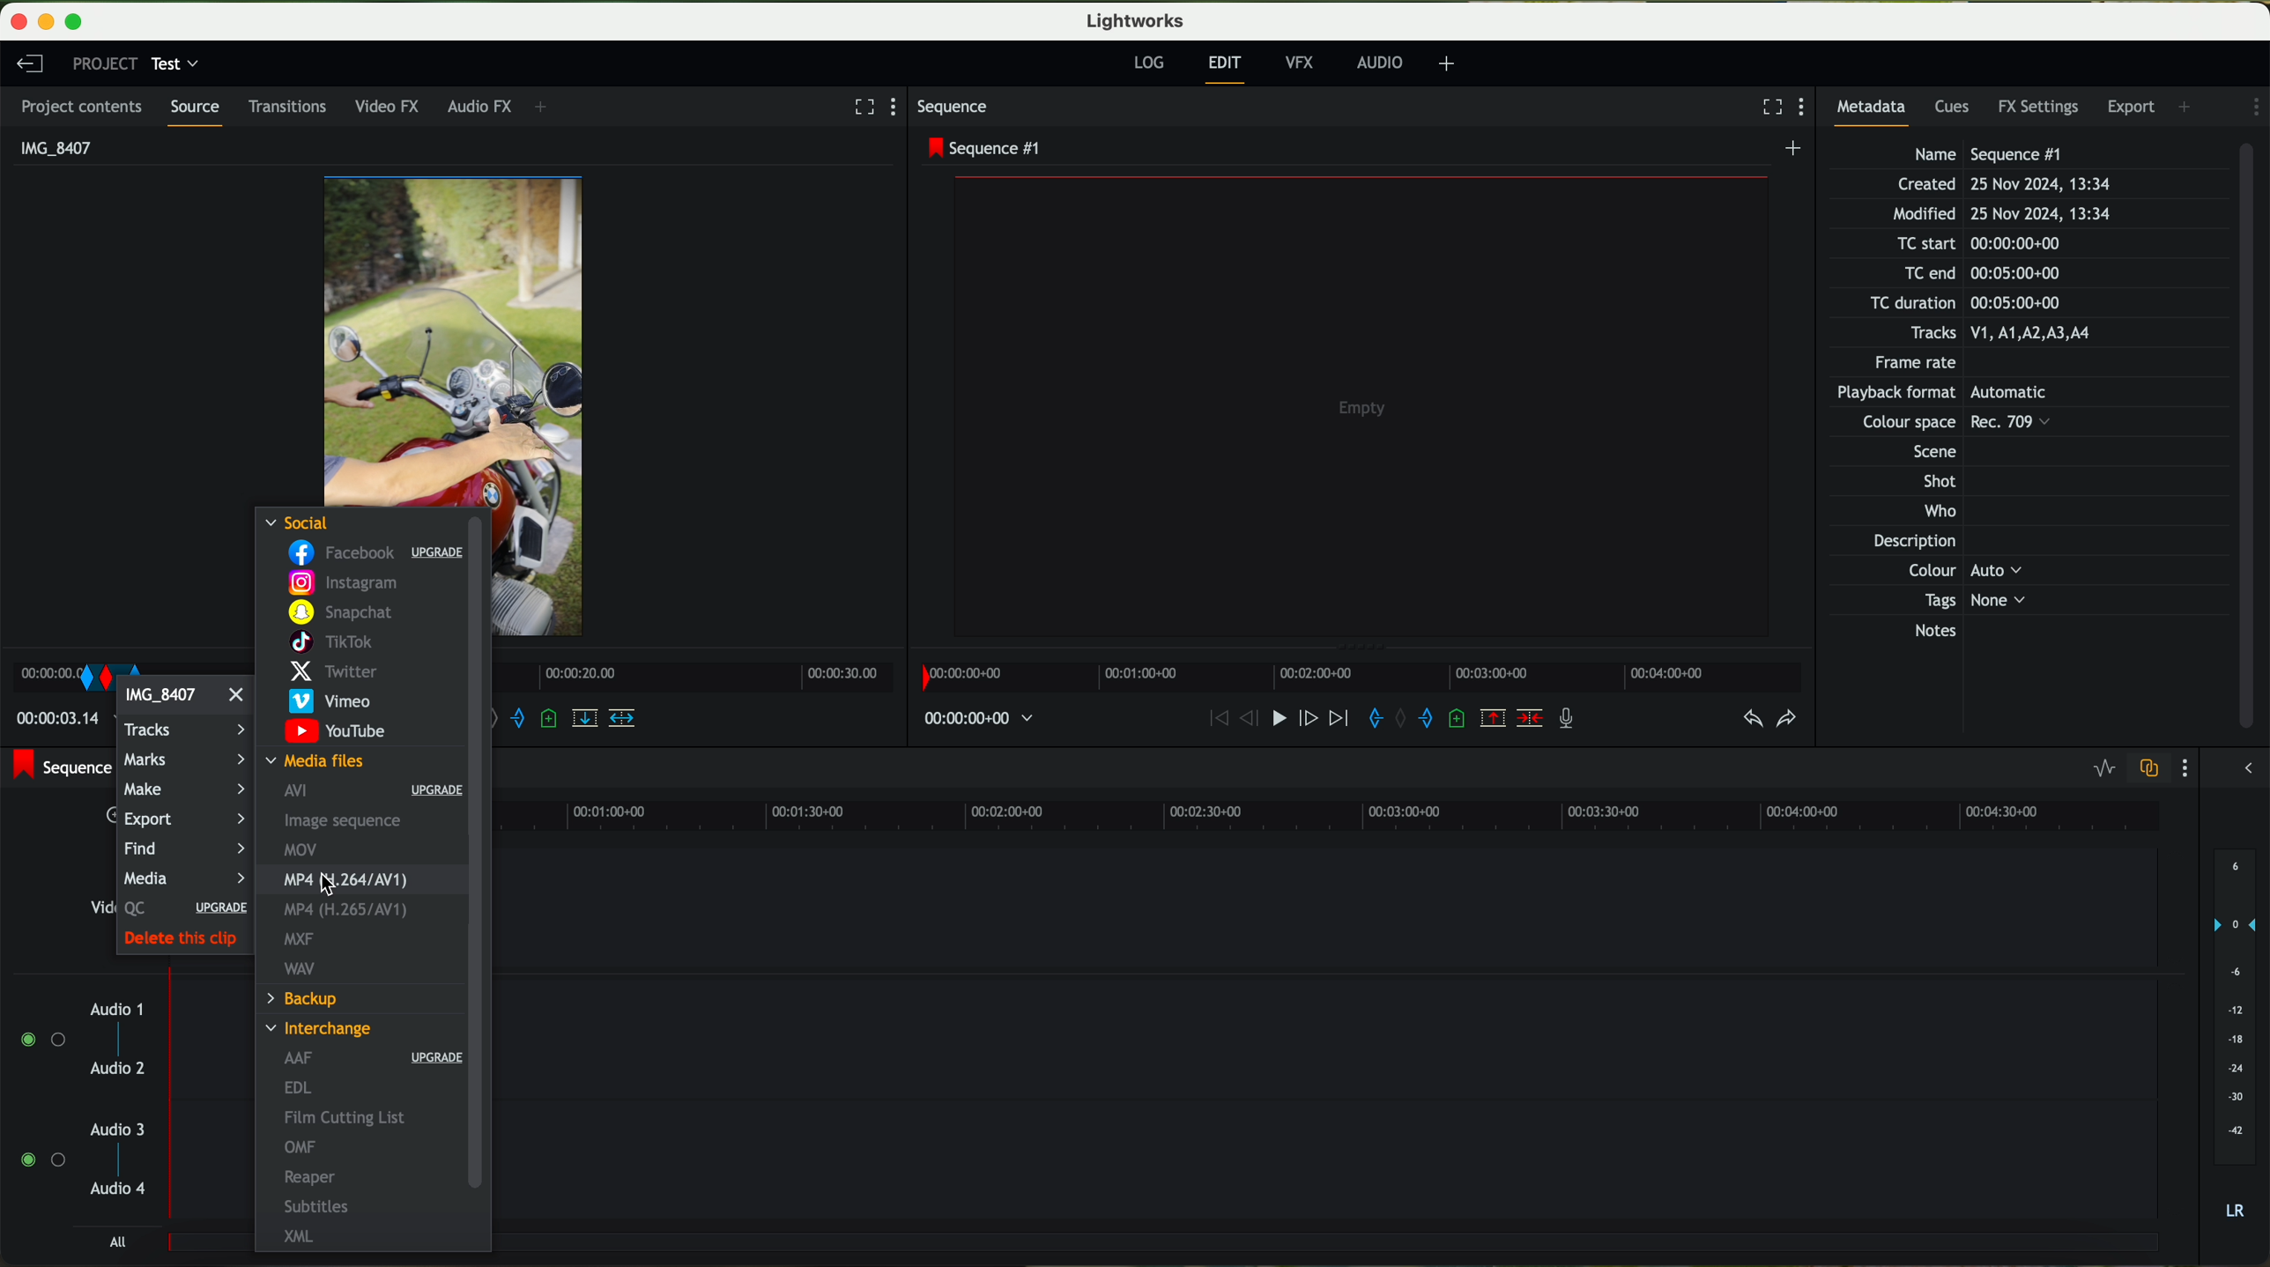  Describe the element at coordinates (185, 789) in the screenshot. I see `make` at that location.